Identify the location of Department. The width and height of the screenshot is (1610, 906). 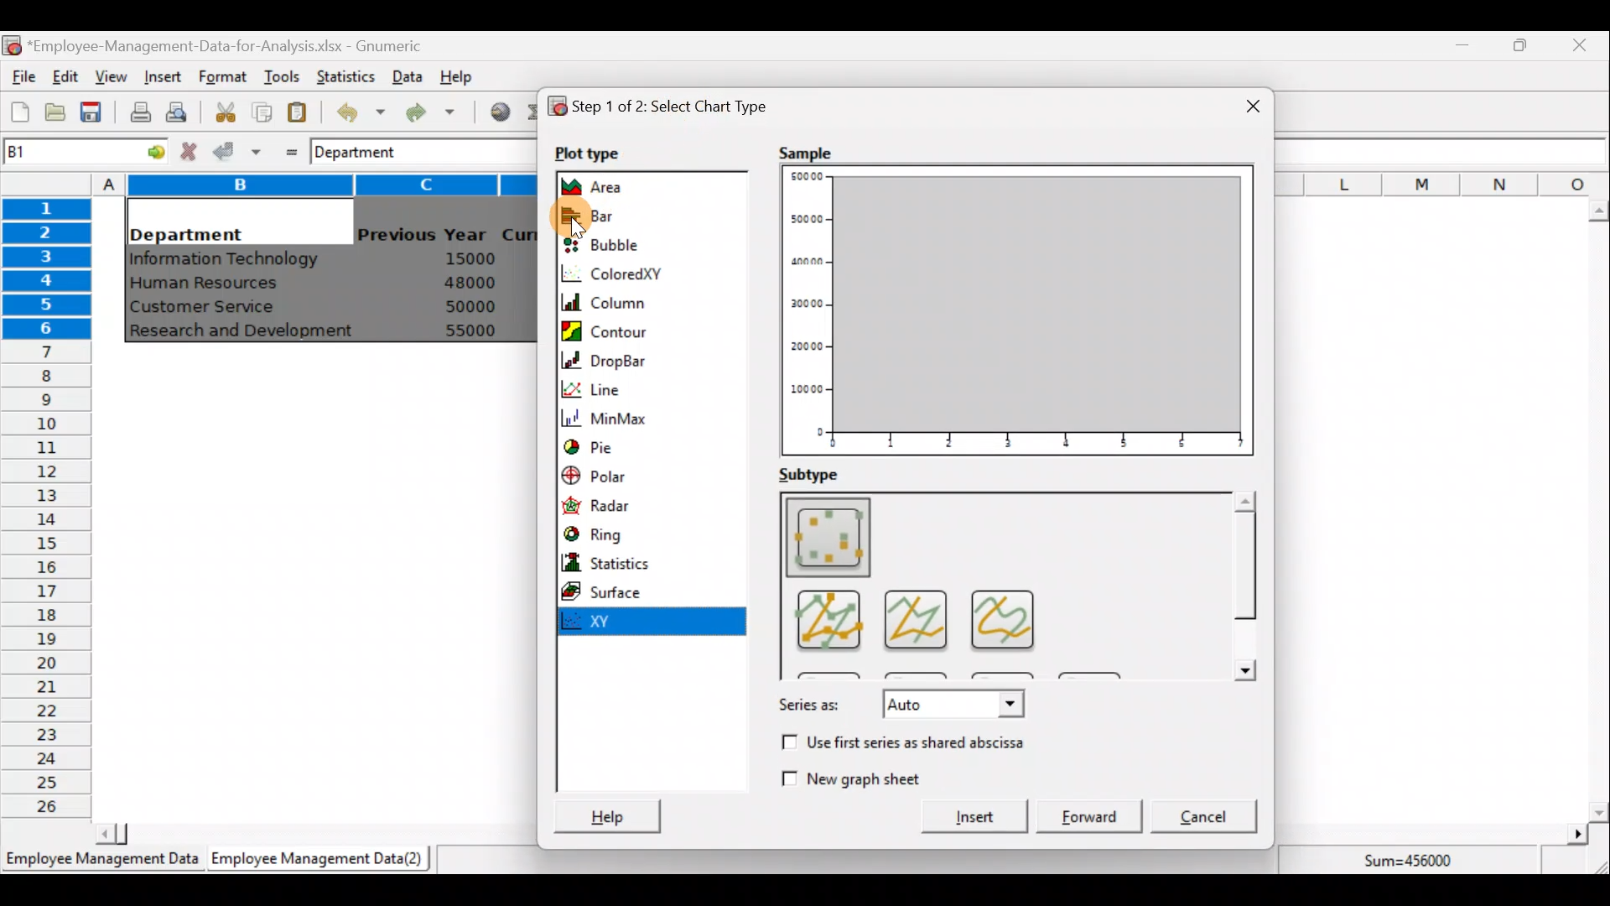
(366, 151).